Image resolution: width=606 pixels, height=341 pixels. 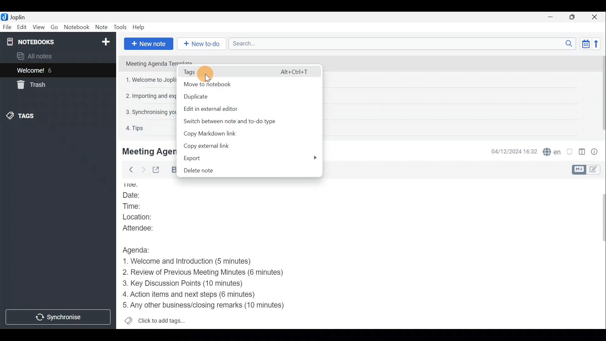 I want to click on Switch between note and to-do type, so click(x=240, y=121).